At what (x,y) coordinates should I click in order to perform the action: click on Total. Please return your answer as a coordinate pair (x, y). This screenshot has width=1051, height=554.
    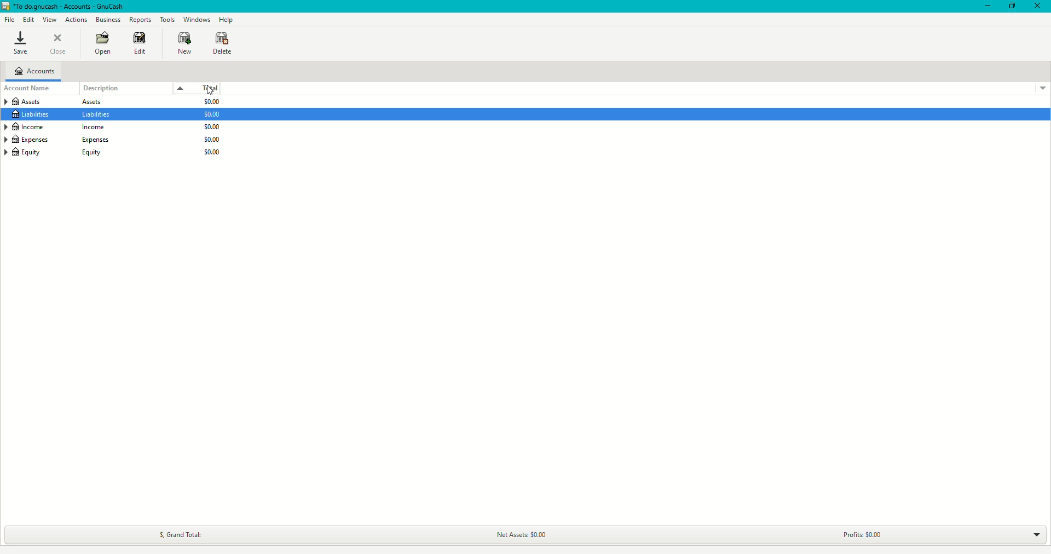
    Looking at the image, I should click on (209, 87).